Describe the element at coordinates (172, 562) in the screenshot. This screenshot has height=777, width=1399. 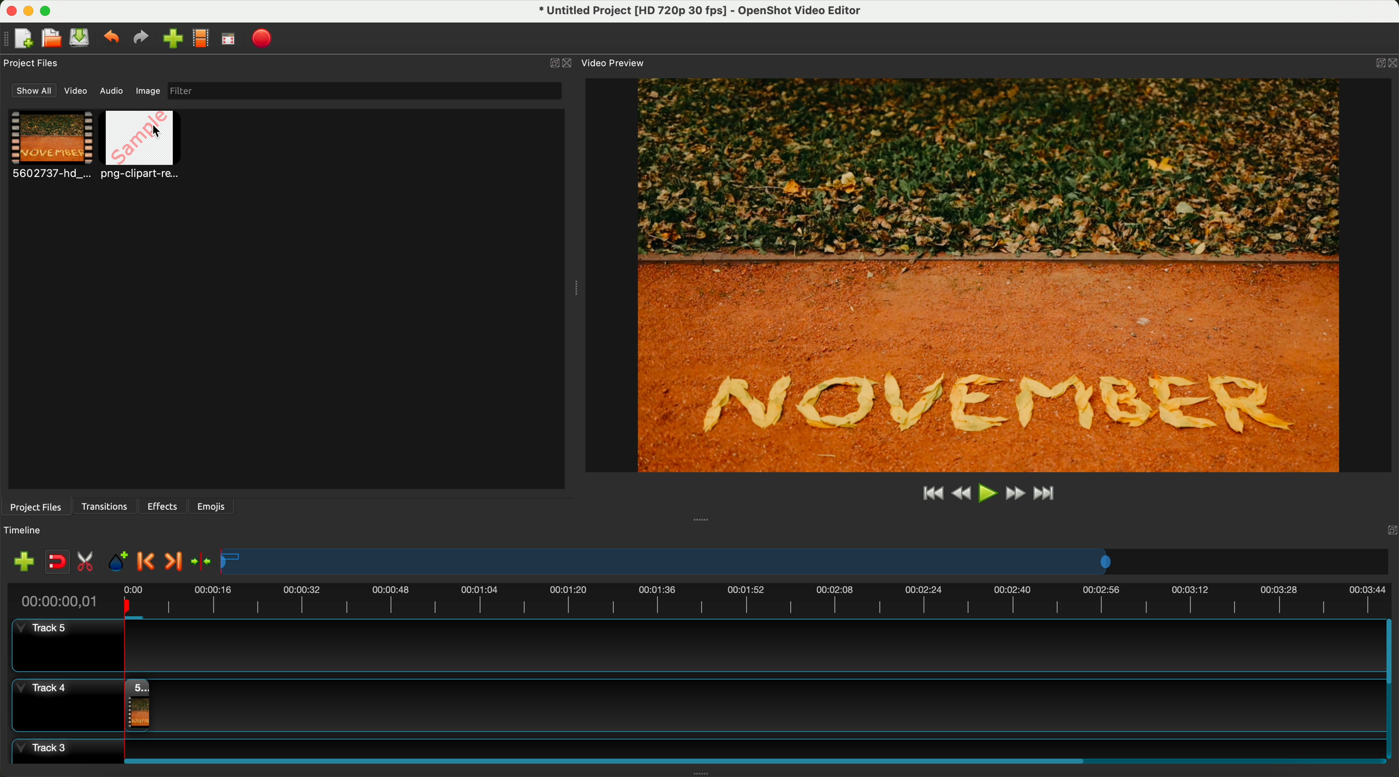
I see `next marker` at that location.